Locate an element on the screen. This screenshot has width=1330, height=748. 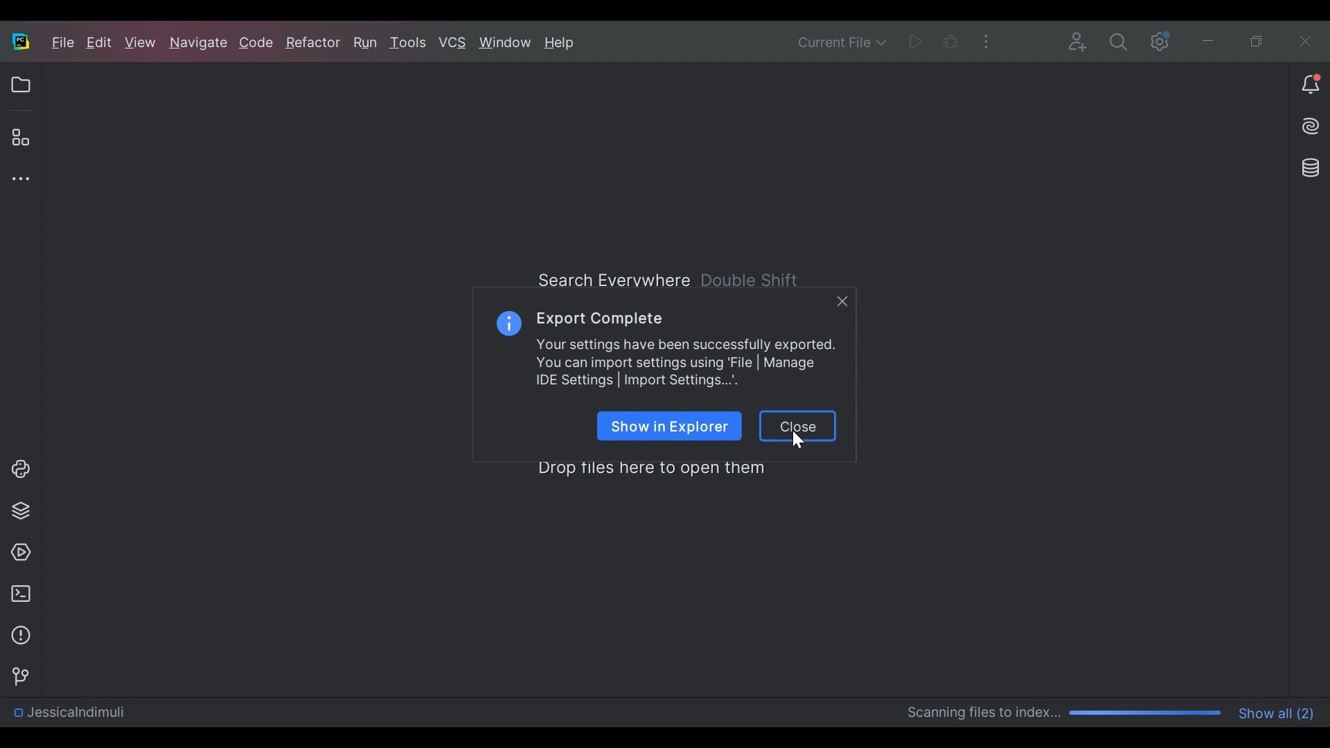
More is located at coordinates (985, 39).